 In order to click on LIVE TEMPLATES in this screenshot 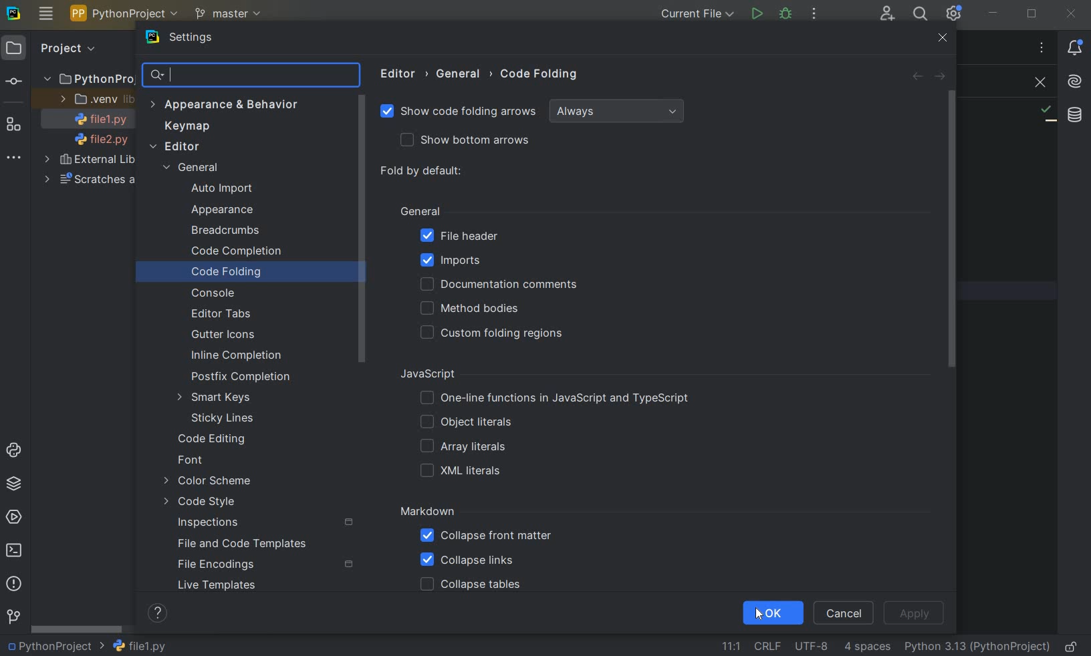, I will do `click(237, 585)`.